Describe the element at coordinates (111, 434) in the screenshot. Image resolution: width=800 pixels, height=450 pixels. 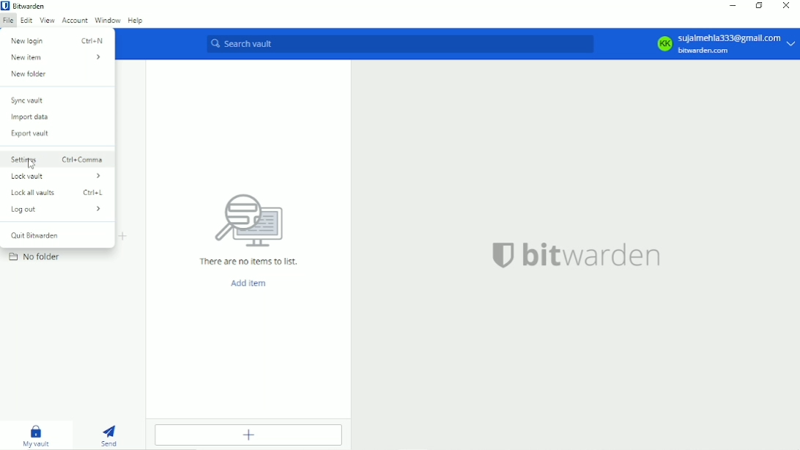
I see `Send` at that location.